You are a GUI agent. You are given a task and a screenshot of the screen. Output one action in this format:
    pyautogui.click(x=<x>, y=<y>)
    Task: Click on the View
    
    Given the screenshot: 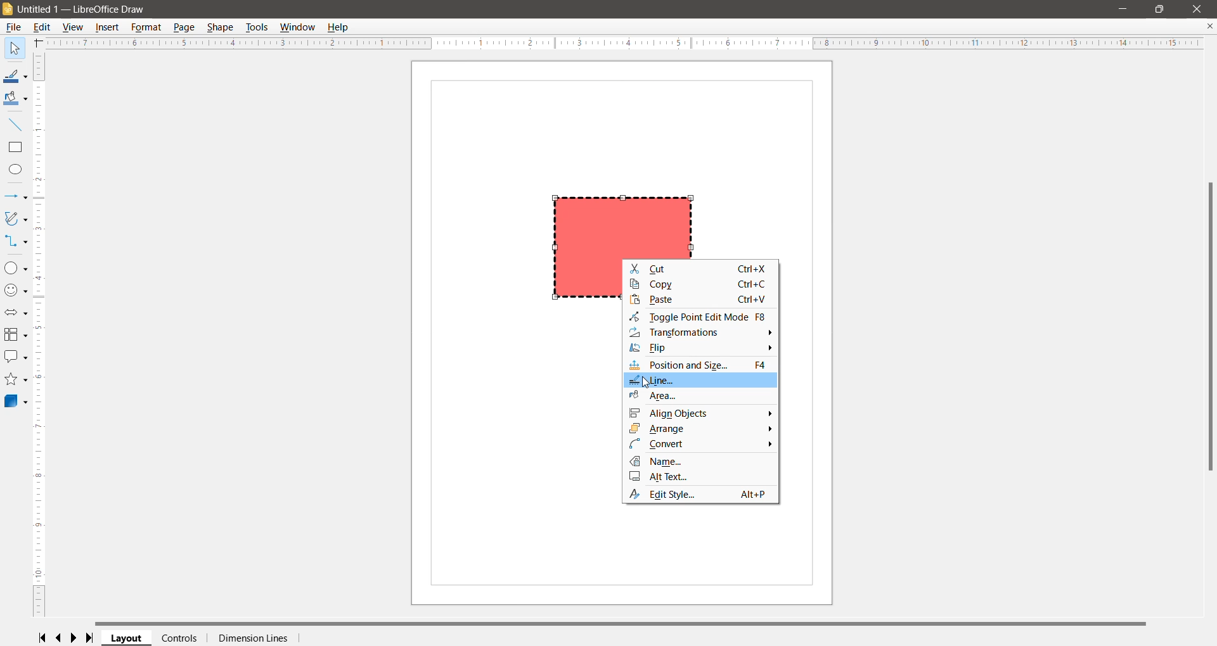 What is the action you would take?
    pyautogui.click(x=74, y=27)
    